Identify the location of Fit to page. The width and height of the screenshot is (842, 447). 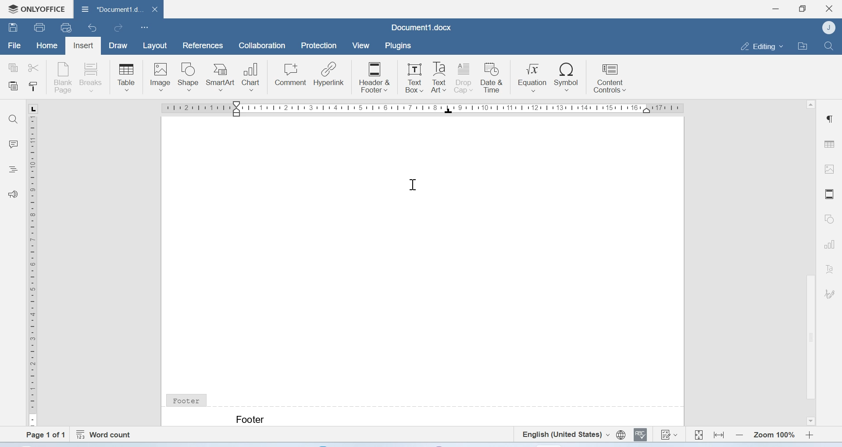
(699, 433).